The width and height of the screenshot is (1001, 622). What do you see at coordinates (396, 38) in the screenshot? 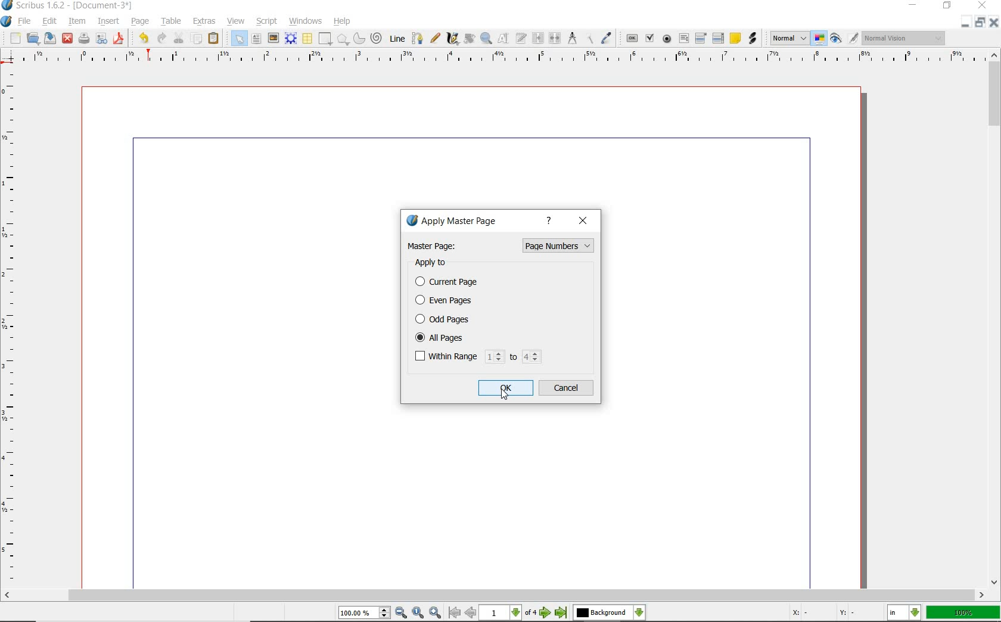
I see `line` at bounding box center [396, 38].